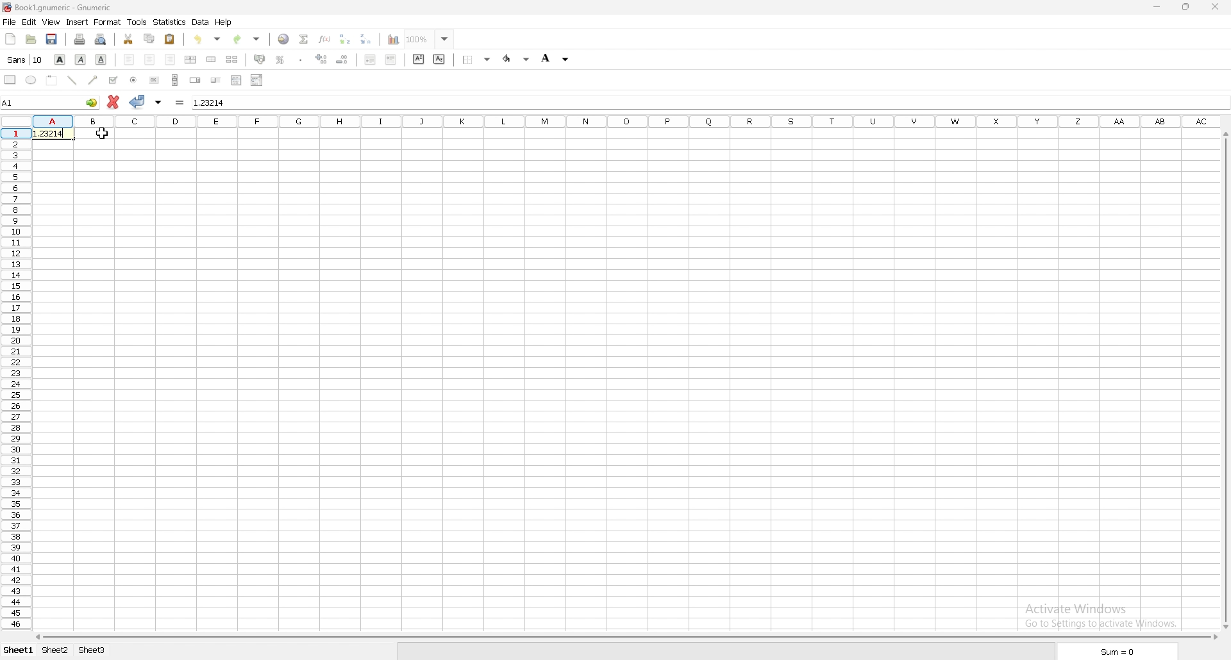 Image resolution: width=1231 pixels, height=660 pixels. Describe the element at coordinates (108, 22) in the screenshot. I see `format` at that location.